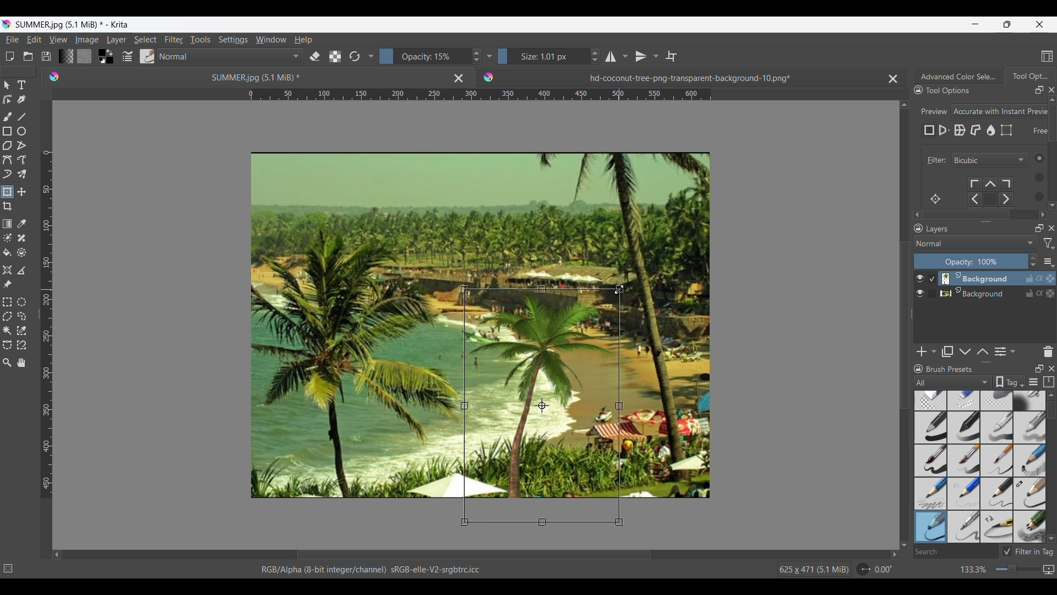 The height and width of the screenshot is (595, 1057). I want to click on Measure the distance between two points, so click(21, 270).